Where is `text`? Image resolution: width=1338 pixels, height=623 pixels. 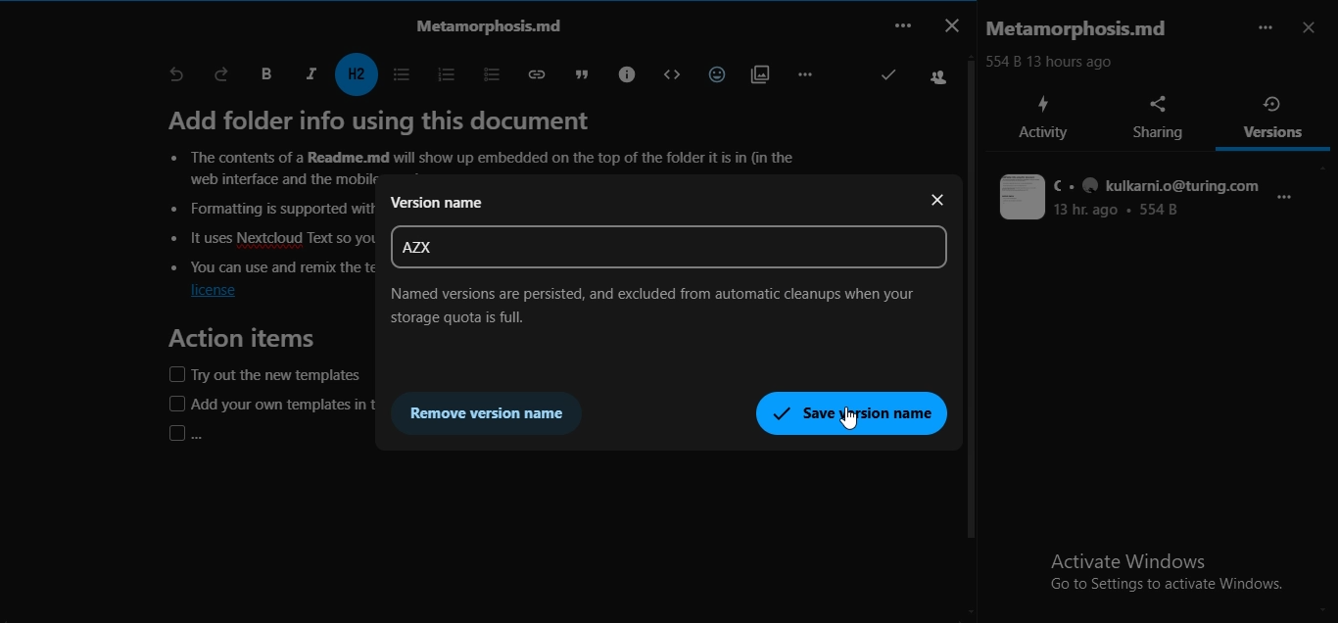
text is located at coordinates (1083, 29).